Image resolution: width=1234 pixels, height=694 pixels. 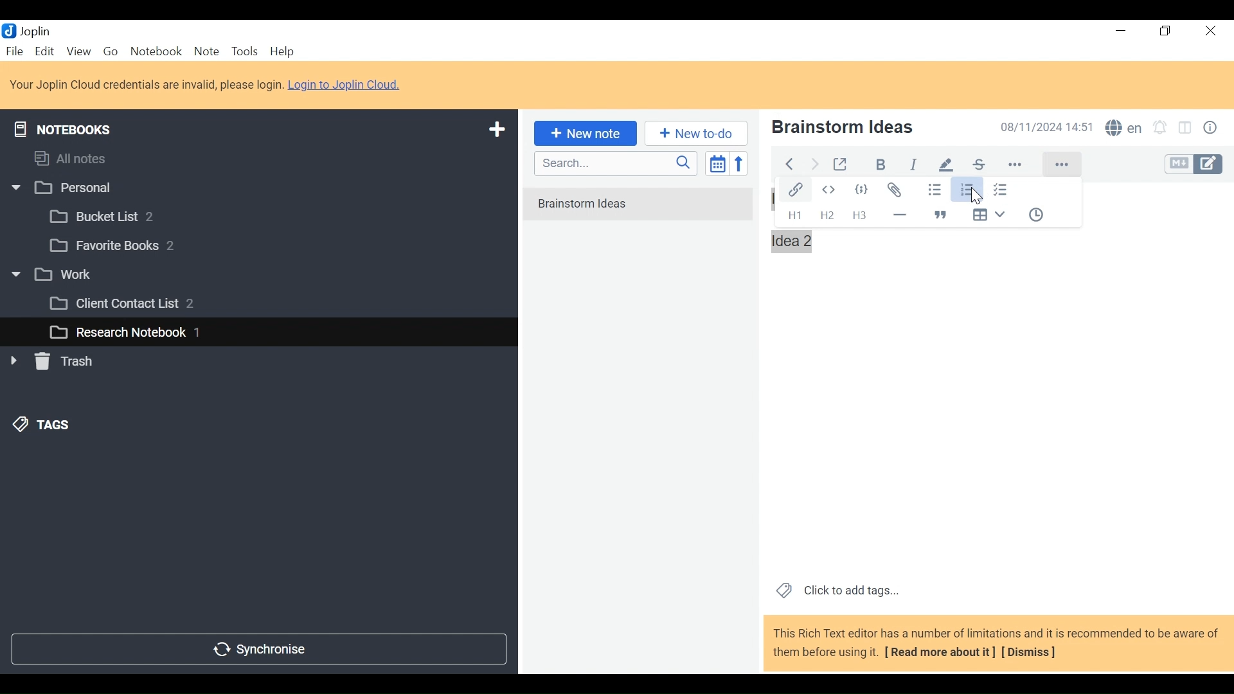 What do you see at coordinates (986, 215) in the screenshot?
I see `Insert Table` at bounding box center [986, 215].